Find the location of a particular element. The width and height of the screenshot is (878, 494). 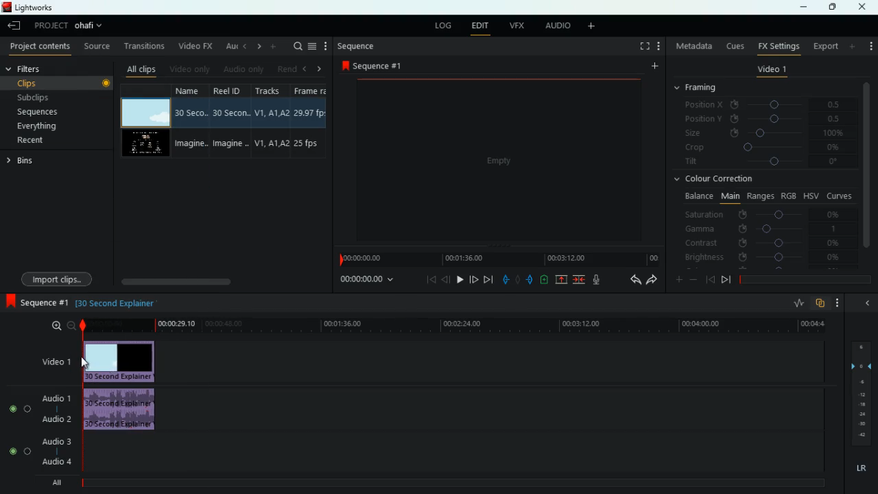

time is located at coordinates (369, 281).